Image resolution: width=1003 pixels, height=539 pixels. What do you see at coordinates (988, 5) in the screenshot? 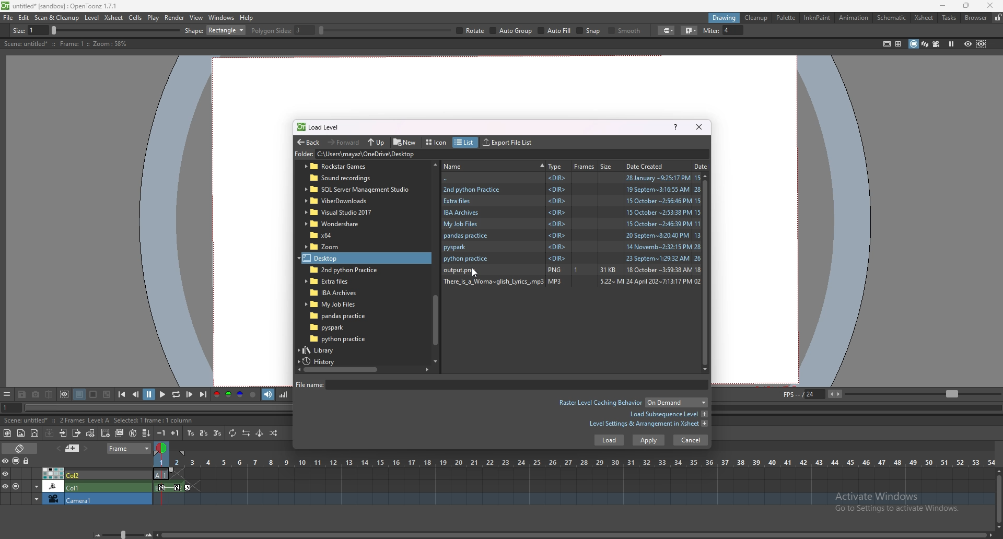
I see `close` at bounding box center [988, 5].